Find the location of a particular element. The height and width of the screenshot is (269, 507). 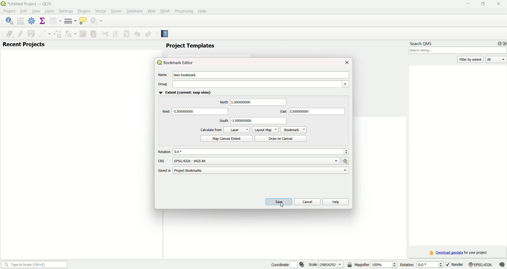

recent projects is located at coordinates (24, 45).